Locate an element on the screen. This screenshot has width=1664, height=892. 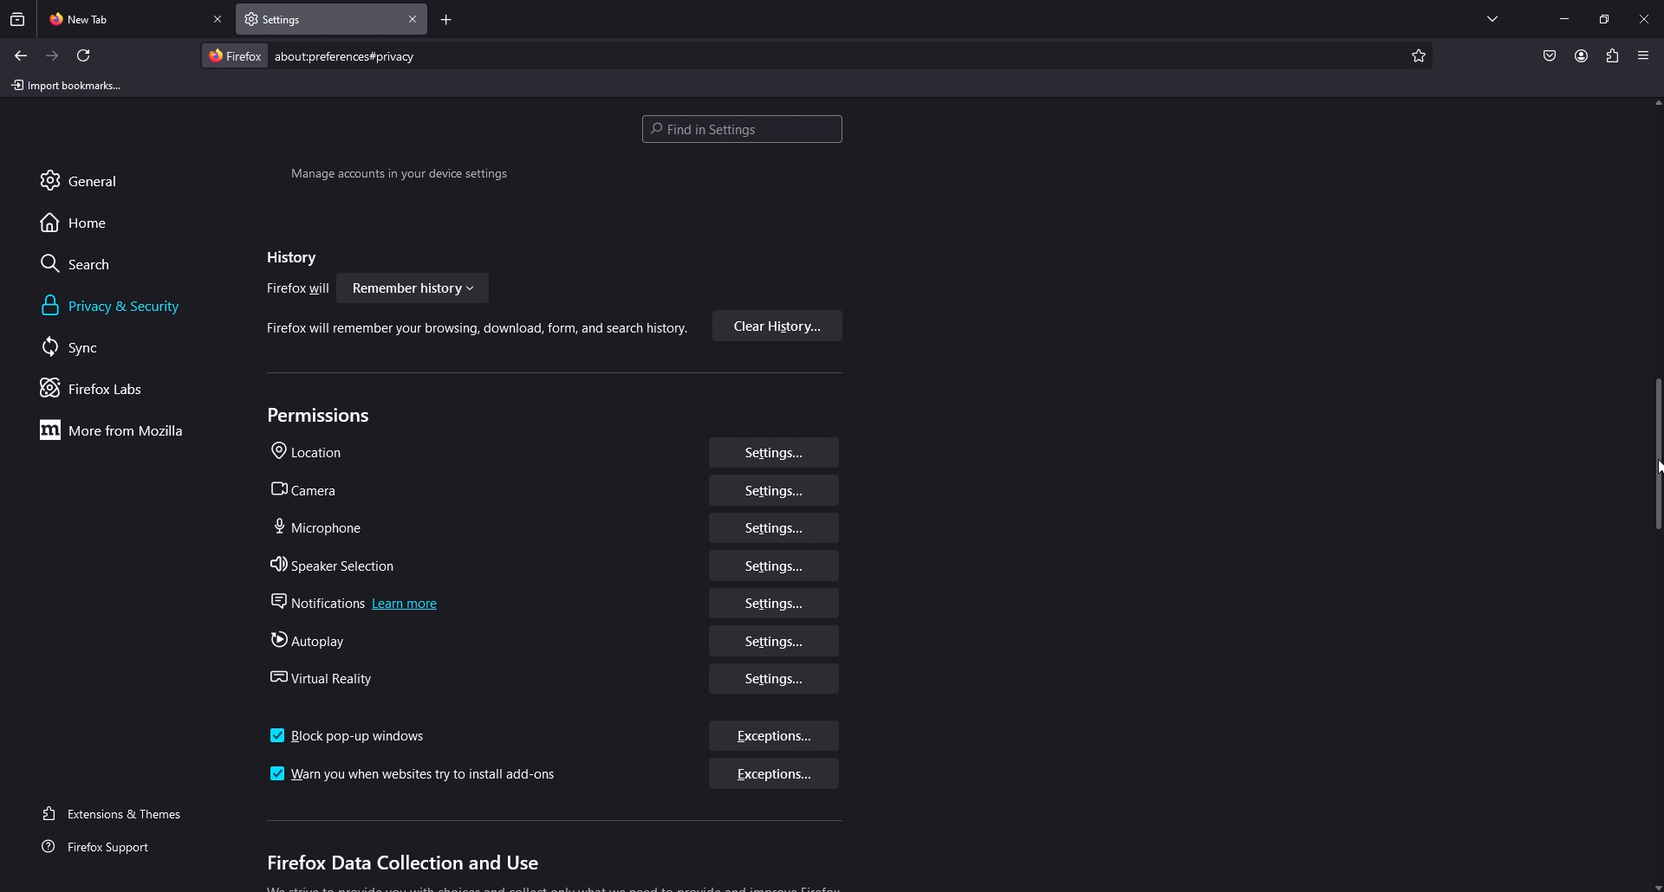
privacy and security is located at coordinates (115, 306).